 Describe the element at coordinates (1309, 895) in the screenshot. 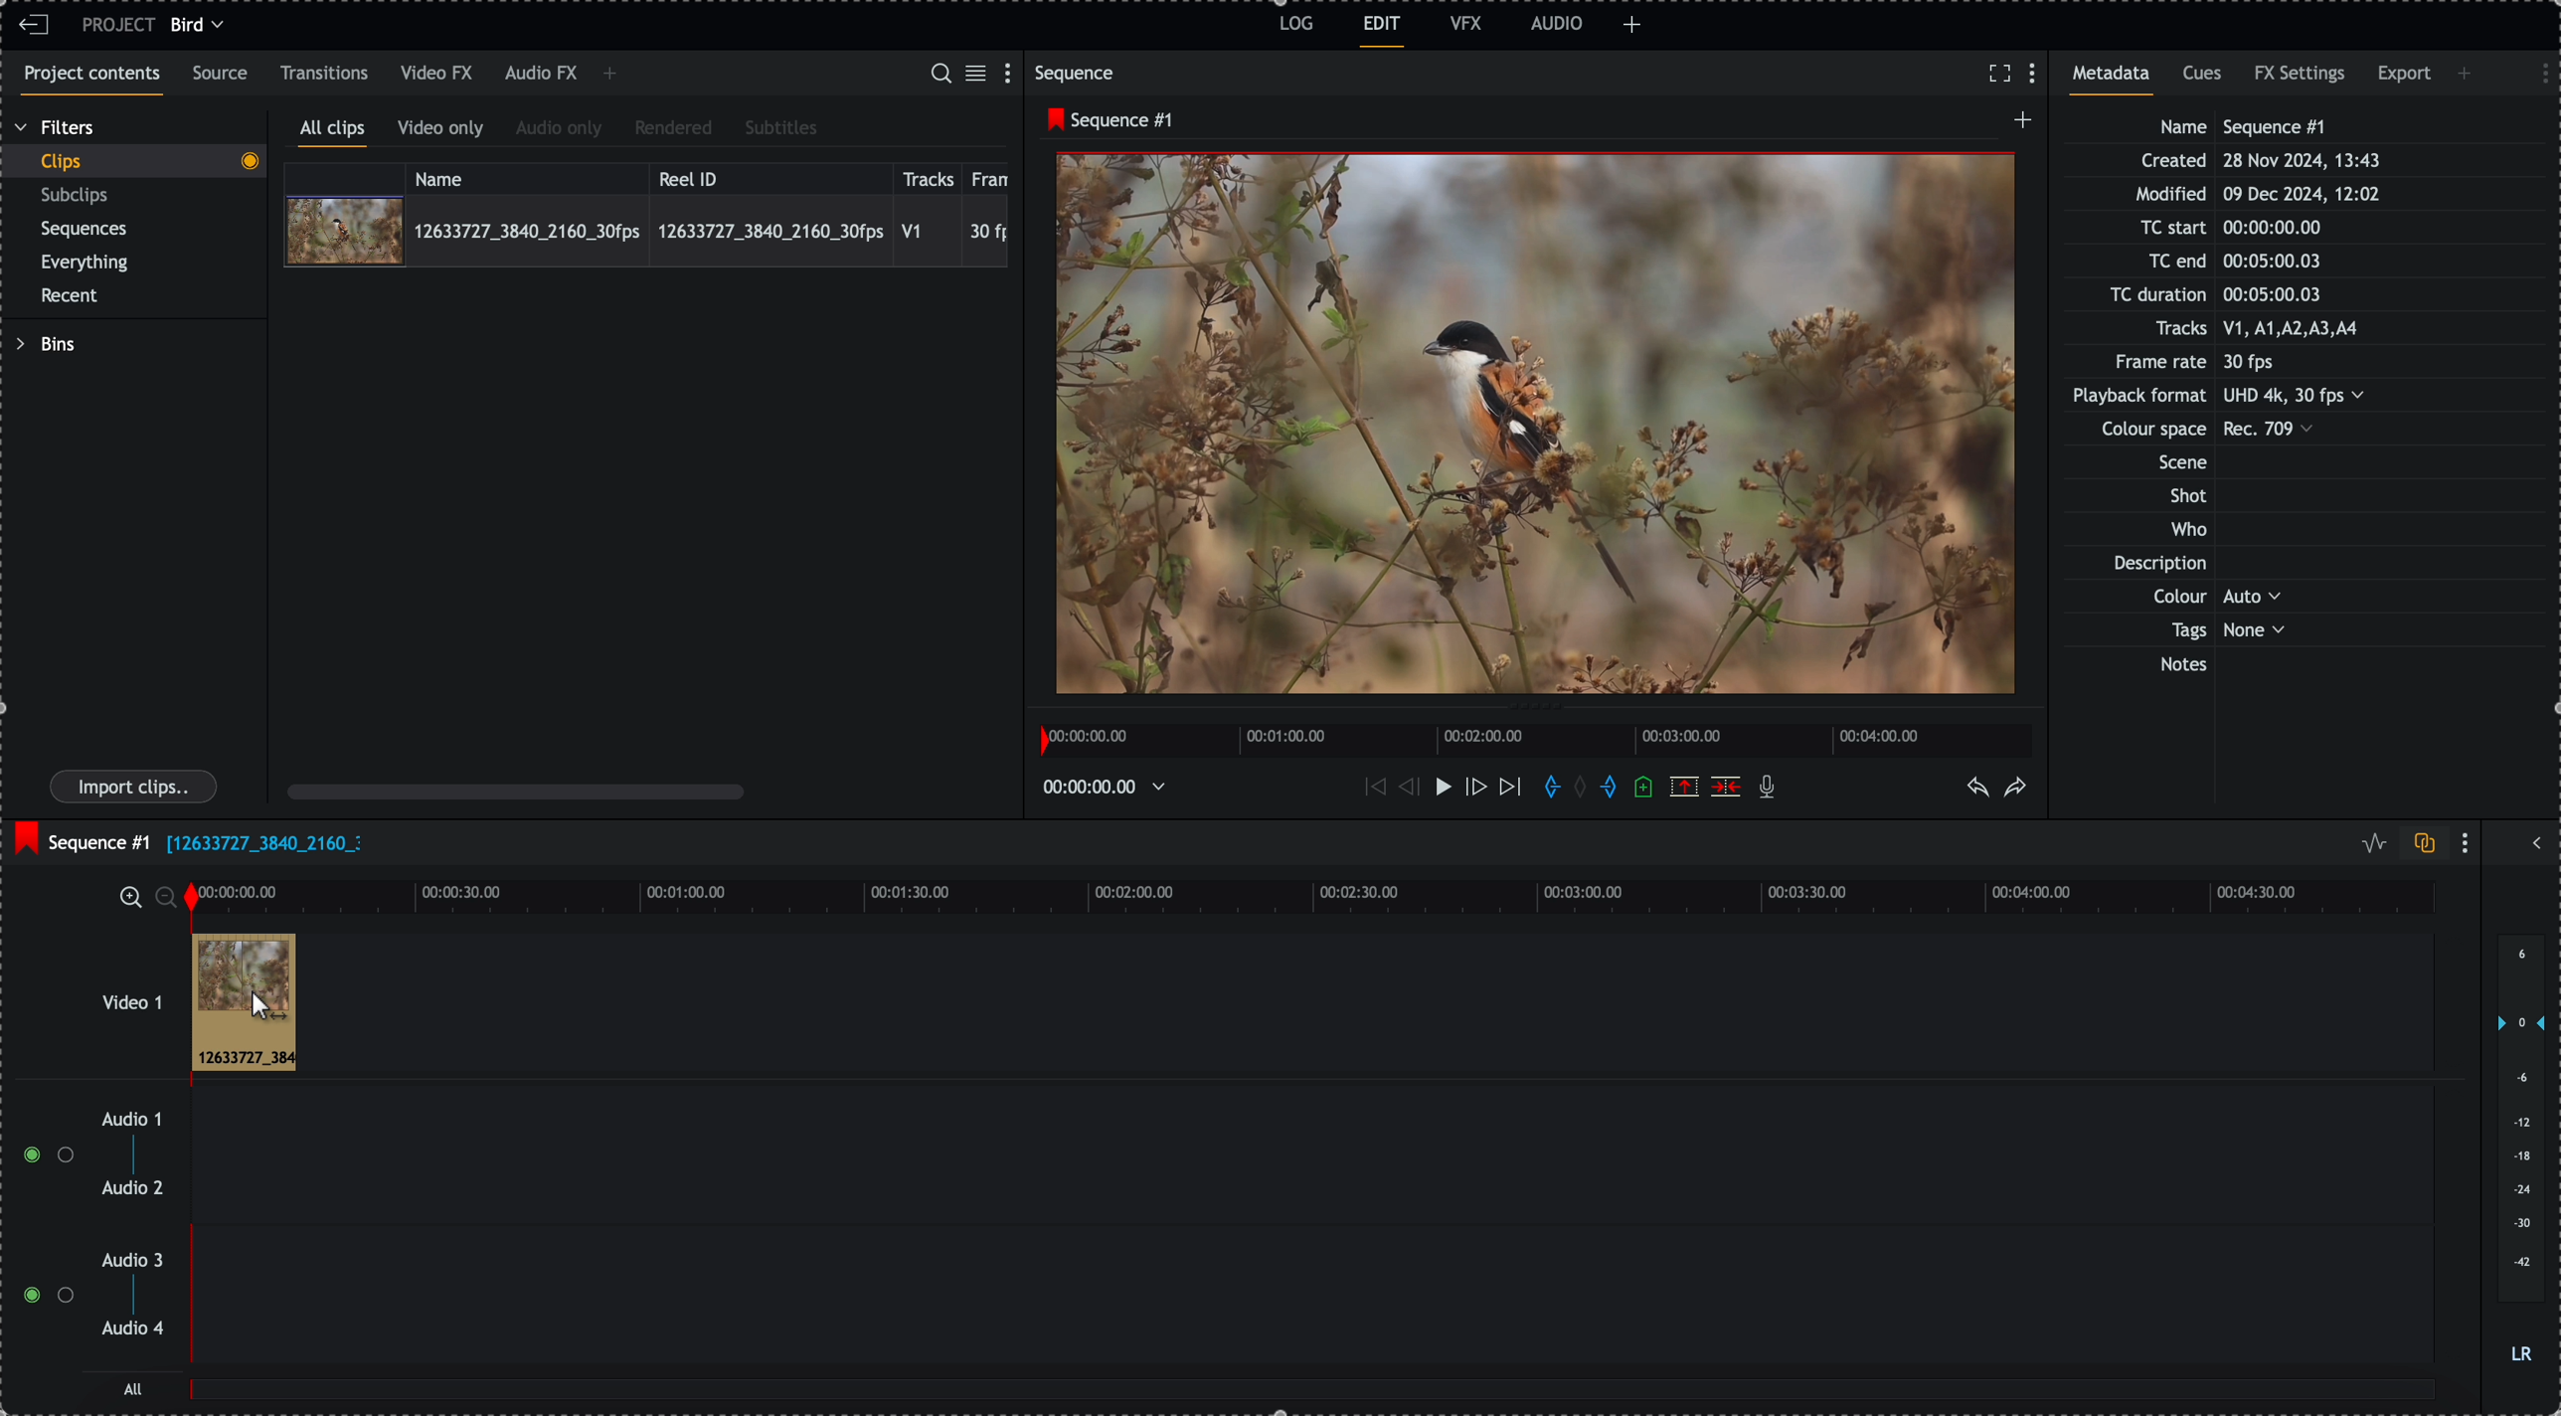

I see `timeline` at that location.